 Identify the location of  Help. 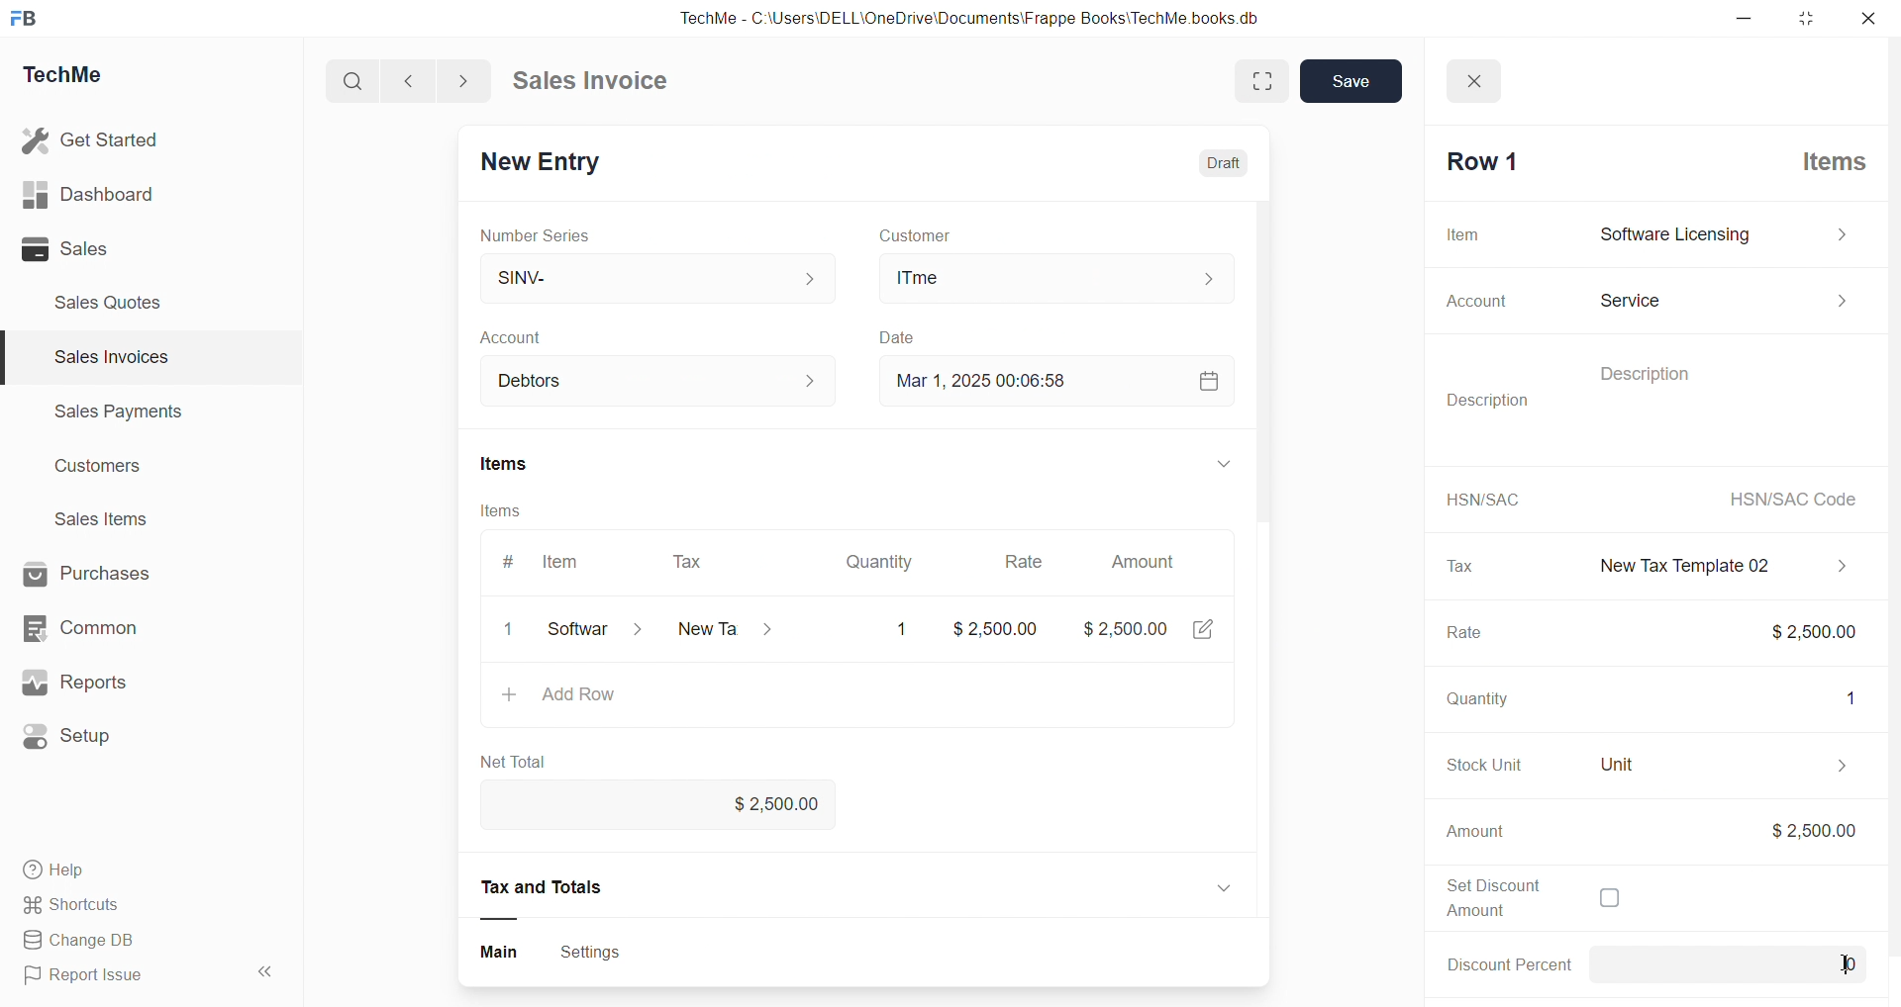
(64, 872).